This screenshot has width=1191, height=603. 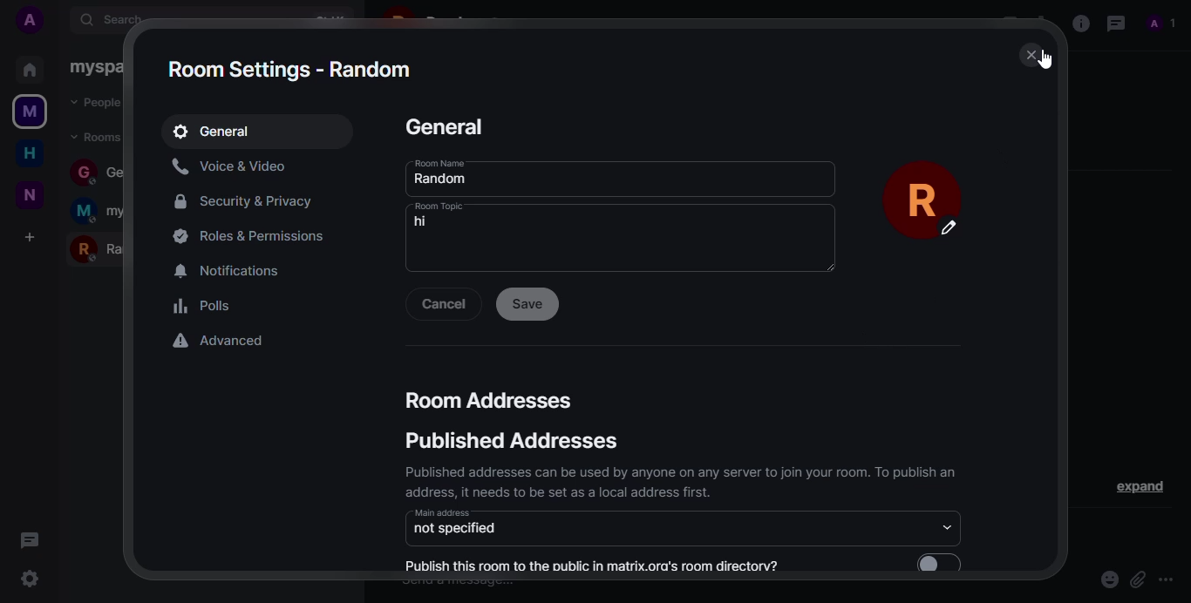 What do you see at coordinates (528, 305) in the screenshot?
I see `save` at bounding box center [528, 305].